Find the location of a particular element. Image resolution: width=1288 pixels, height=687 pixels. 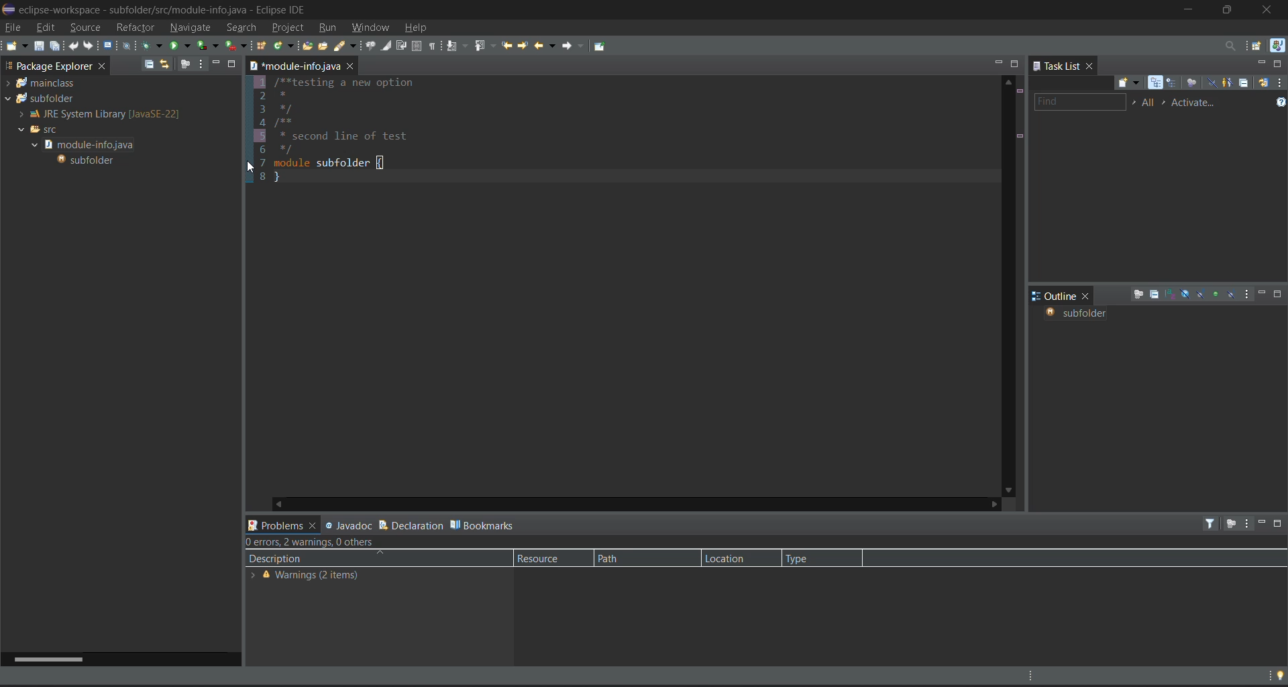

edit is located at coordinates (44, 26).